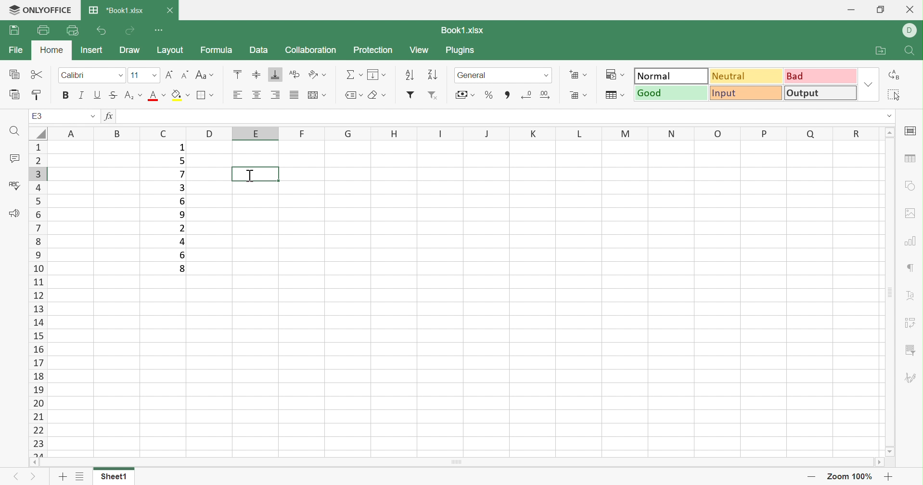 This screenshot has width=923, height=485. I want to click on Book1.xlsx, so click(463, 29).